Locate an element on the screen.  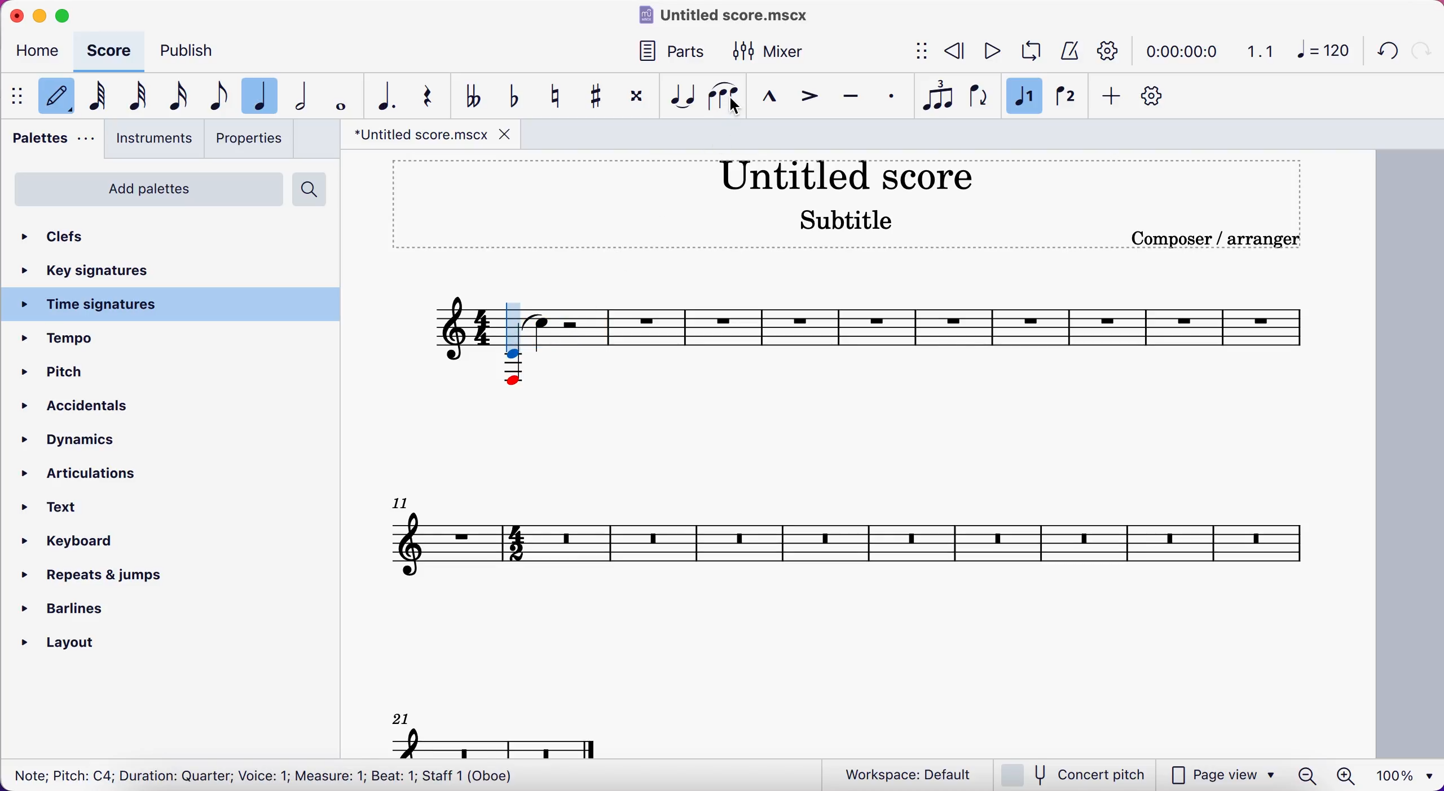
0:00:00:0 is located at coordinates (1181, 50).